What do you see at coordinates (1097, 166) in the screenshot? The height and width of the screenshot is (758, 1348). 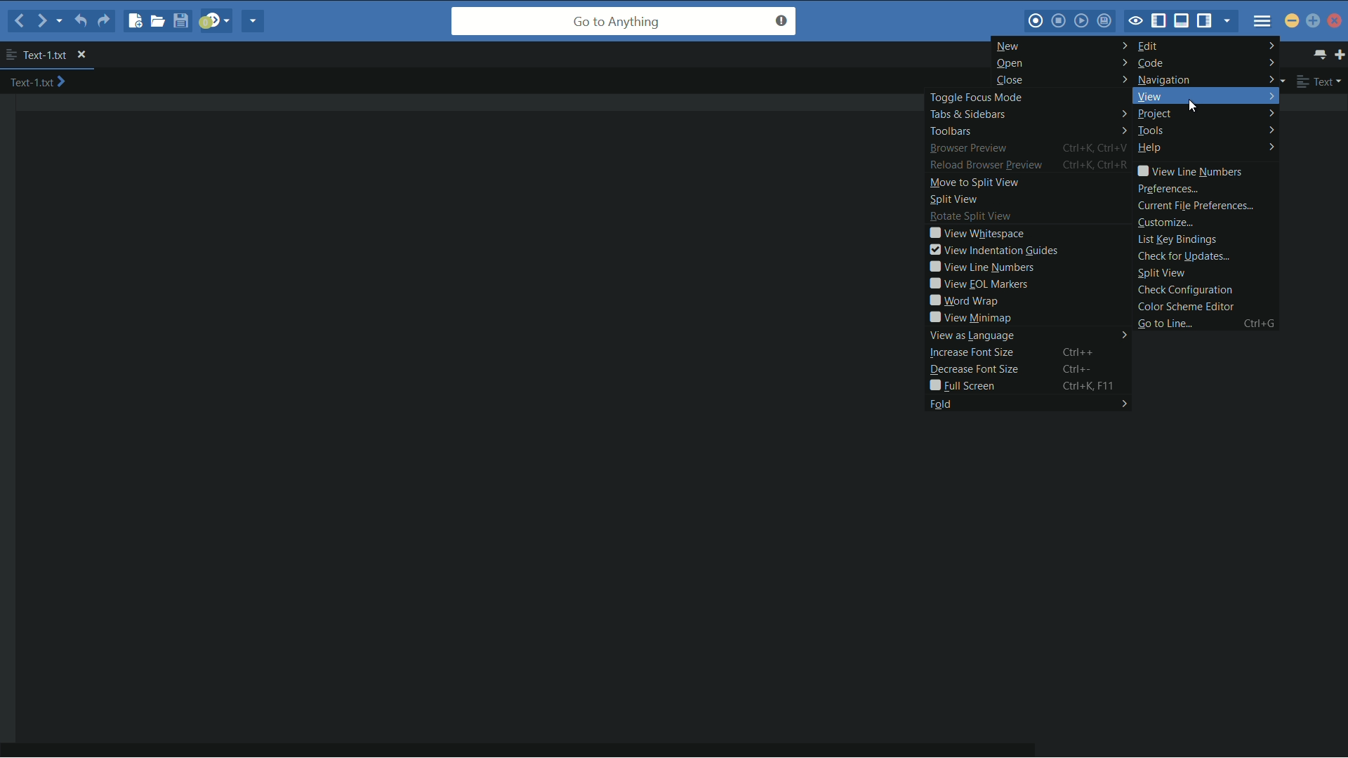 I see `Ctrl+K, Ctrl+R` at bounding box center [1097, 166].